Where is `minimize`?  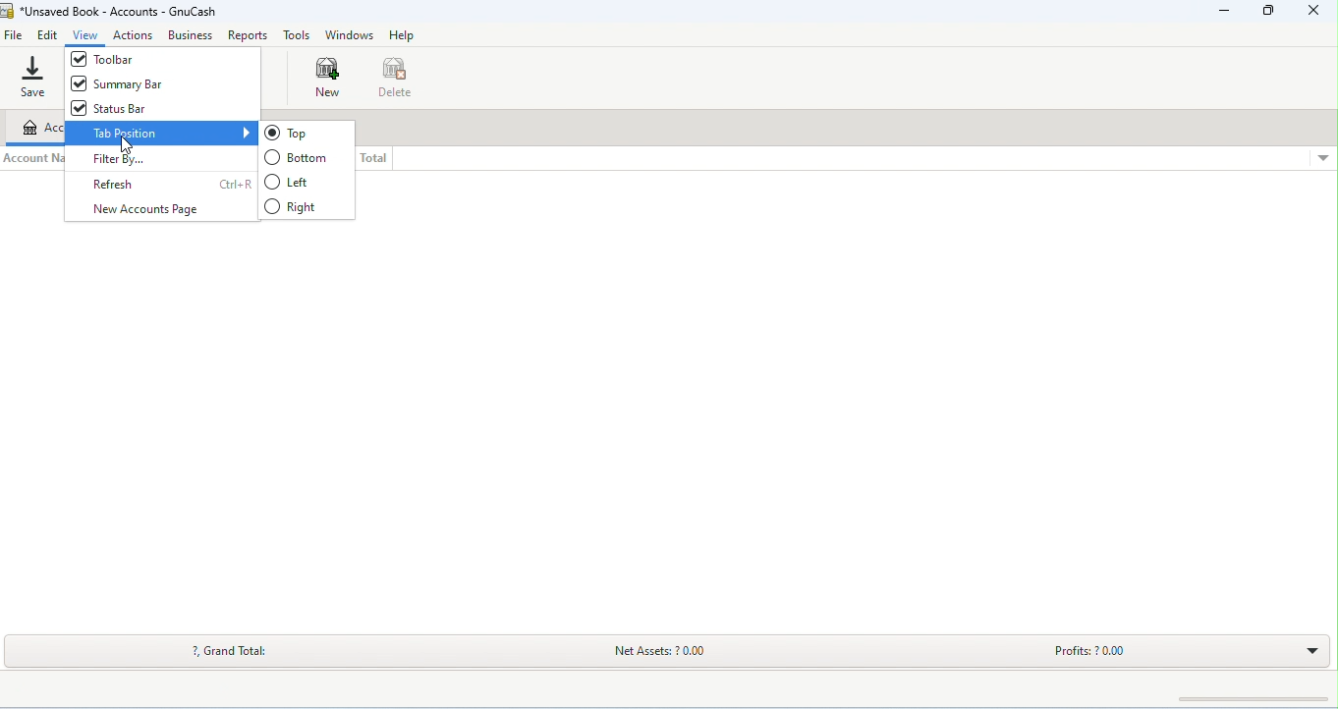 minimize is located at coordinates (1225, 11).